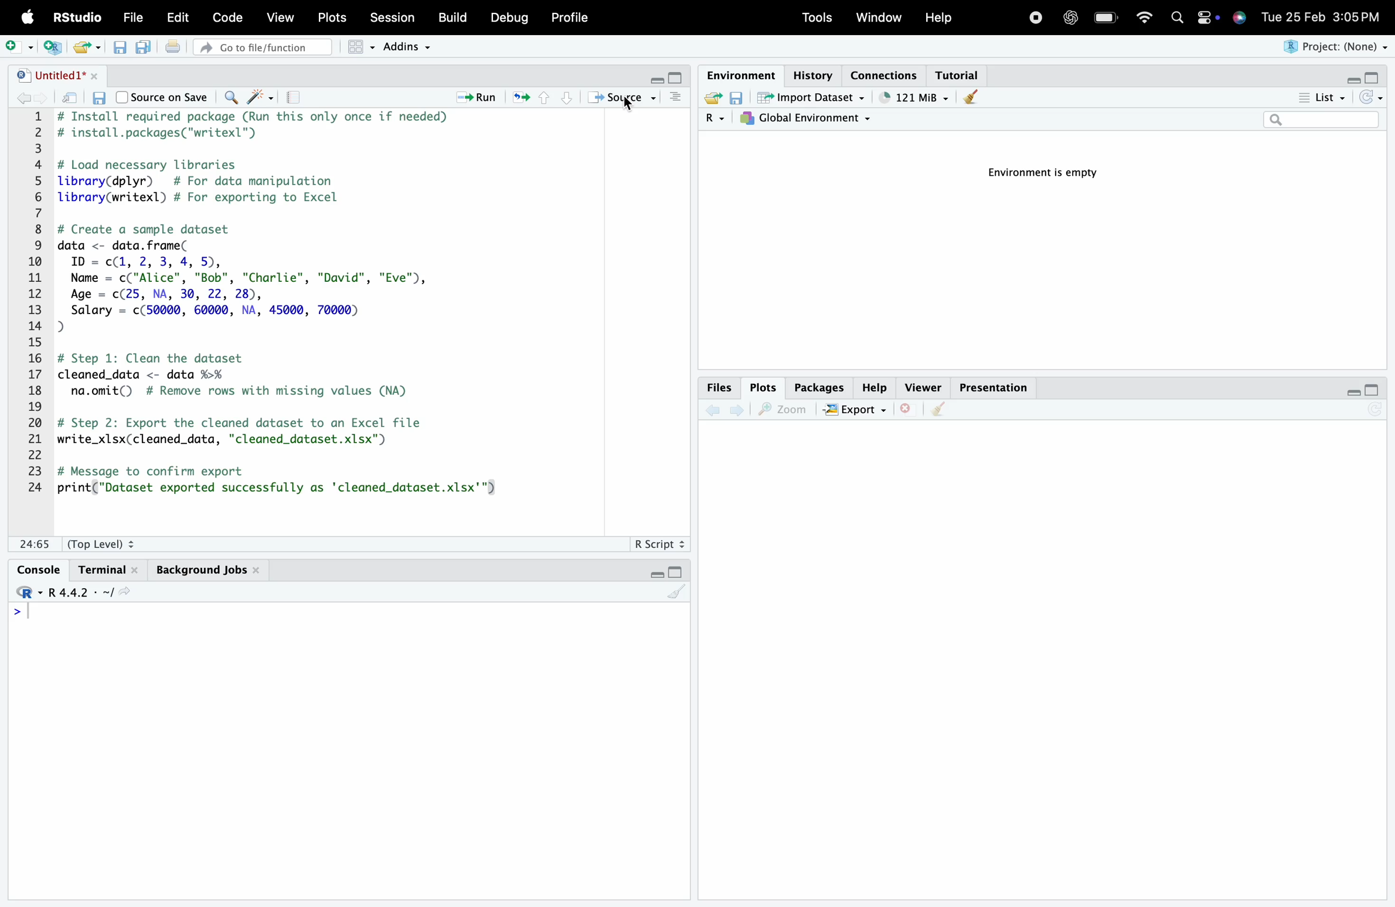  I want to click on # Install required package (Run this only once if needed)
# install.packages("writexl")
# Load necessary libraries
library(dplyr) # For data manipulation
library(writexl) # For exporting to Excel
# Create a sample dataset
data <- data. frame(
ID = c(1, 2, 3, 4, 5),
Name = c("Alice", "Bob", "Charlie", "David", "Eve"),
Age = c(25, NA, 30, 22, 28),
Salary = c(50000, 60000, NA, 45000, 70000)
D)
# Step 1: Clean the dataset
cleaned_data <- data %>%
na.omit() # Remove rows with missing values (NA)
# Step 2: Export the cleaned dataset to an Excel file
write_xlsx(cleaned_data, "cleaned_dataset.xlsx")
# Message to confirm export
print("Dataset exported successfully as 'cleaned_dataset.xlsx'"), so click(285, 312).